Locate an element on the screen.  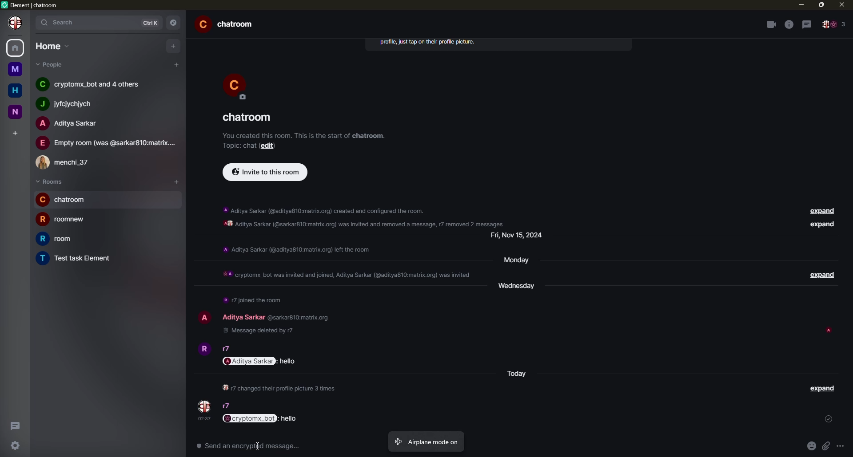
options is located at coordinates (841, 449).